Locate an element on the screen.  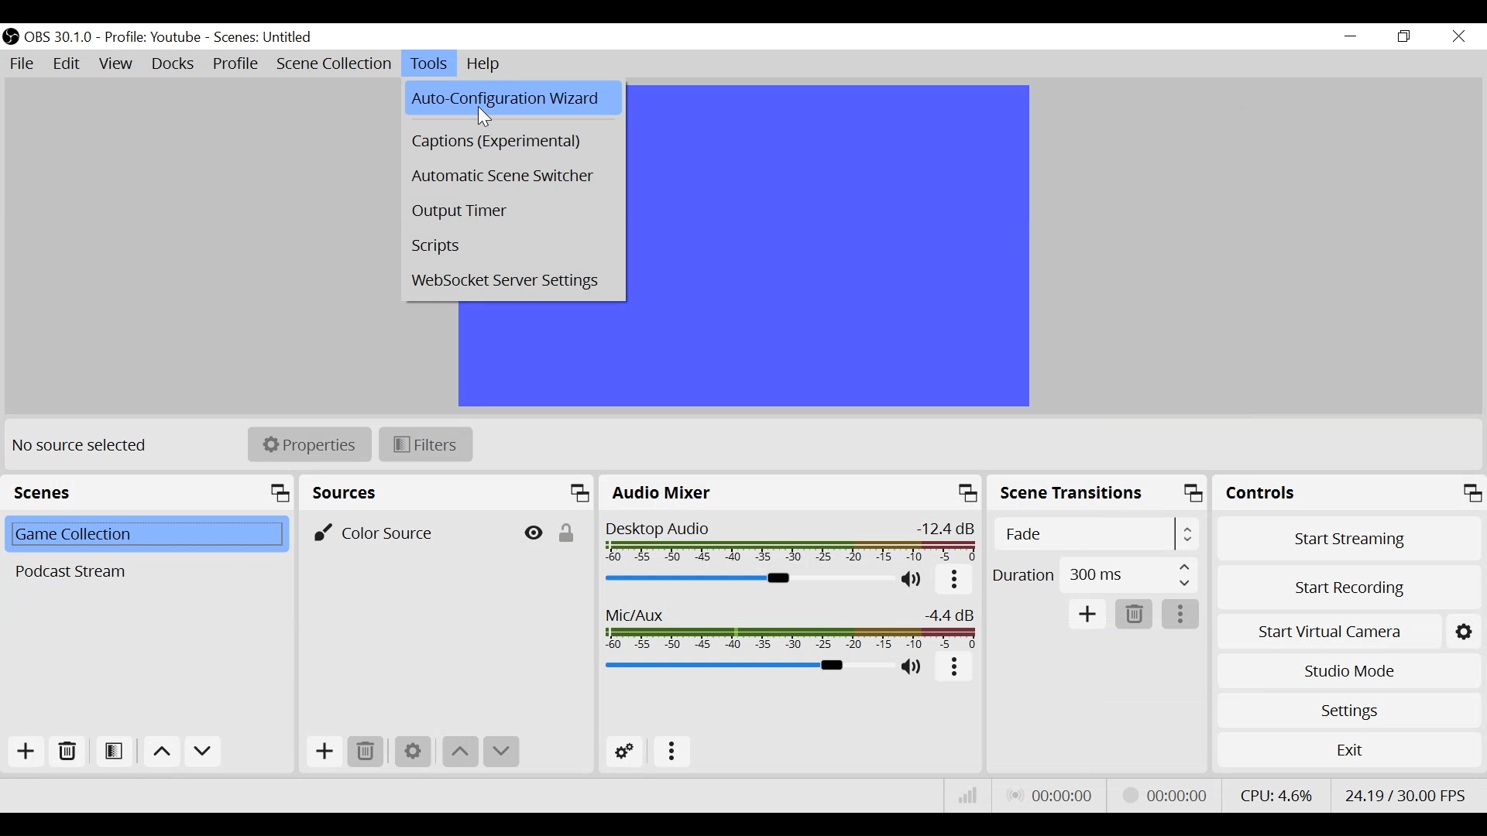
Stream  is located at coordinates (1168, 795).